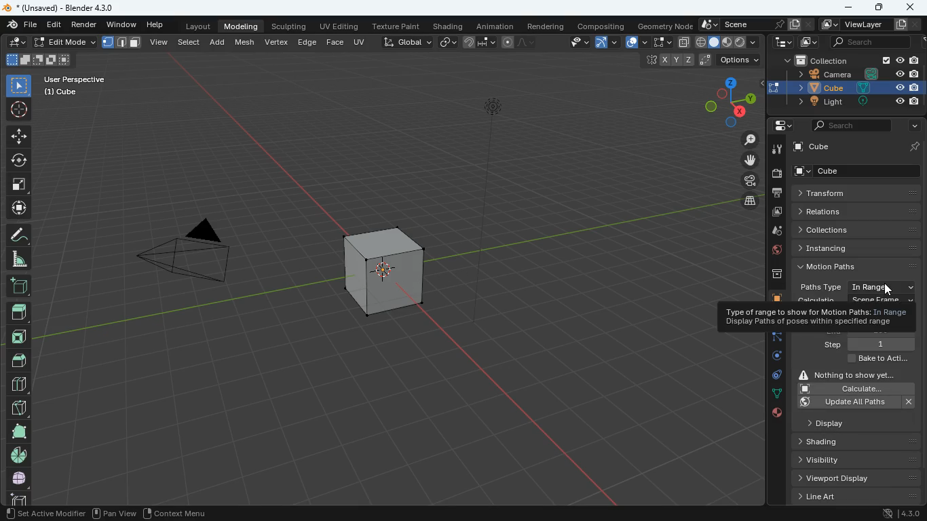  I want to click on camera, so click(182, 258).